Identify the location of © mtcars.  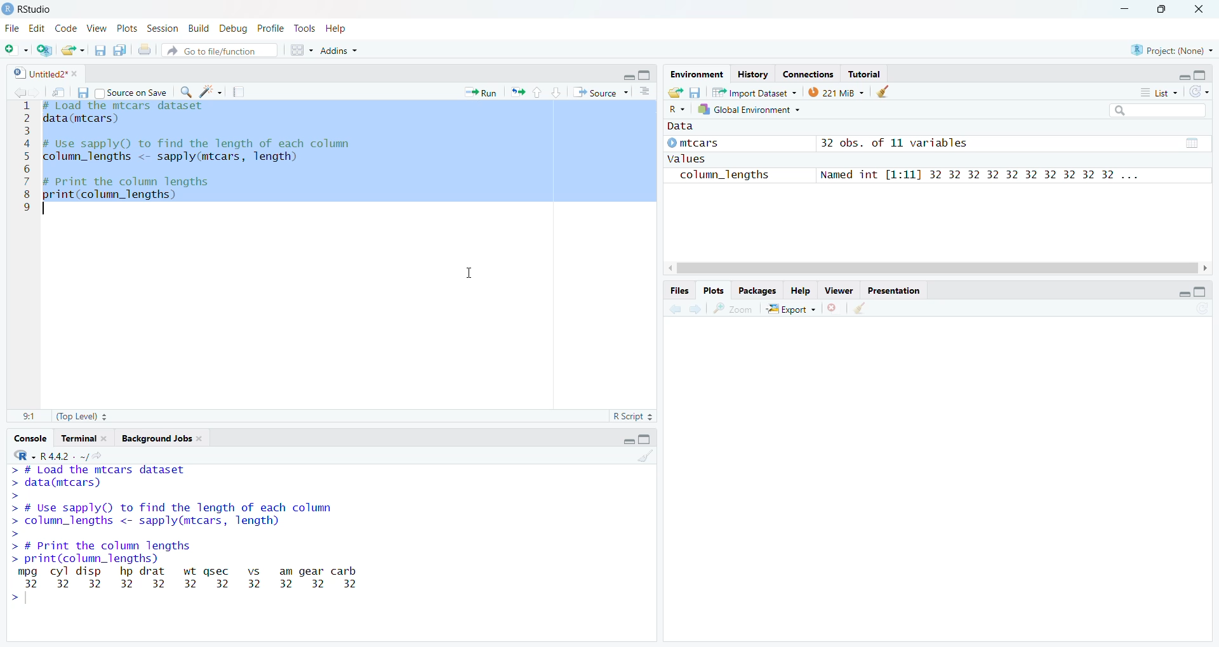
(693, 143).